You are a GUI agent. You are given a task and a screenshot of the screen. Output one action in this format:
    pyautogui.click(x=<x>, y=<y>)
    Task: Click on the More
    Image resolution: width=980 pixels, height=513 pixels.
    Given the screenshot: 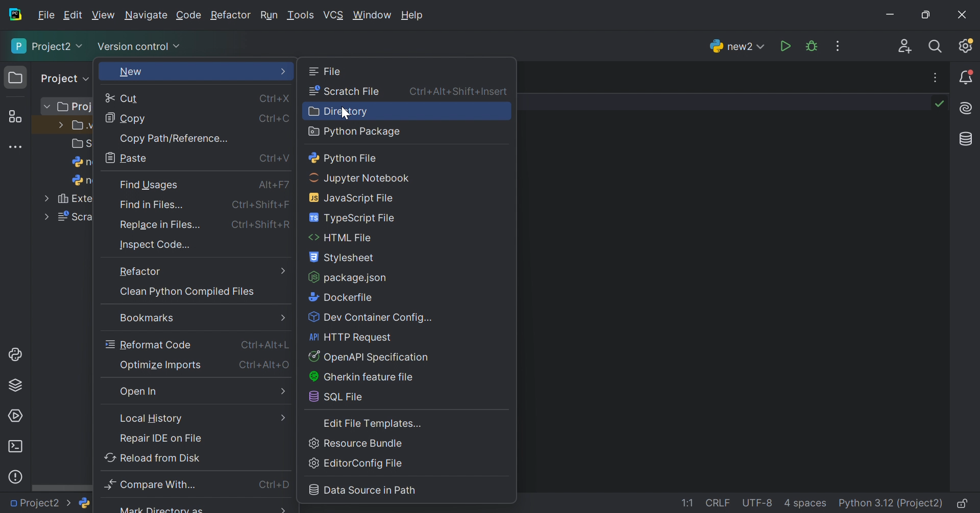 What is the action you would take?
    pyautogui.click(x=45, y=105)
    